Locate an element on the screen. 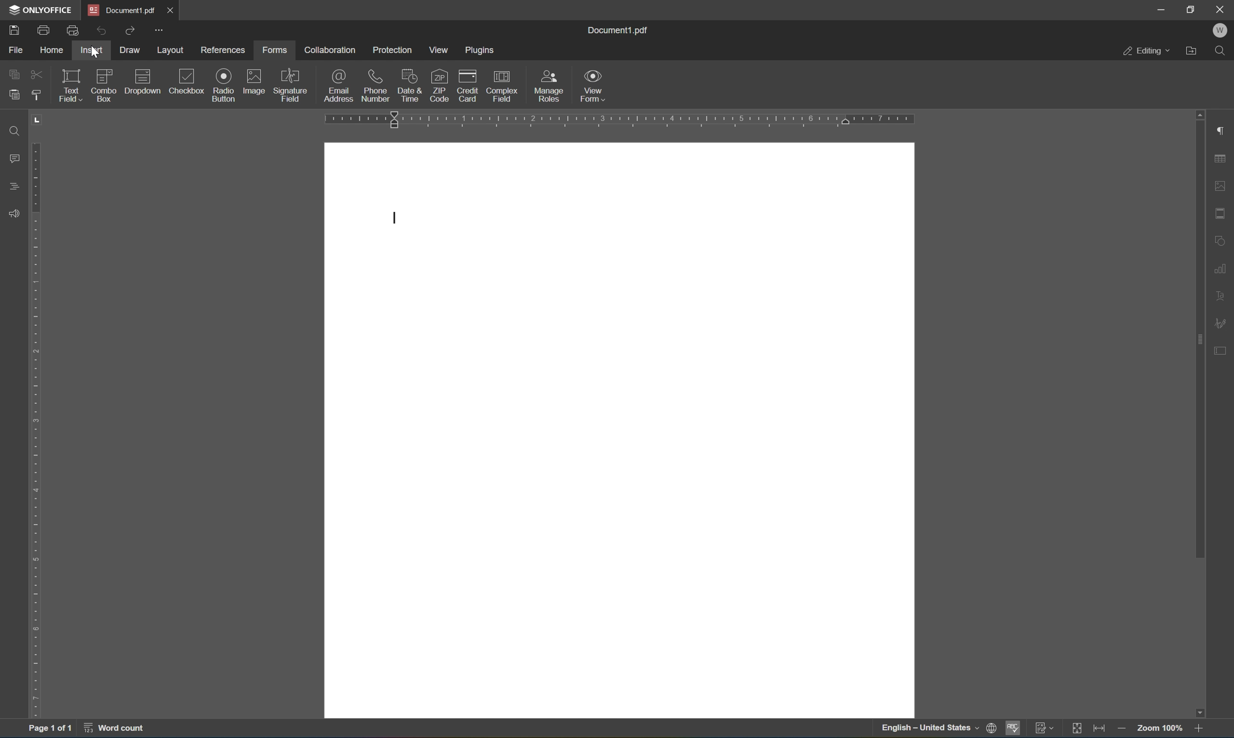  zoom in is located at coordinates (1199, 729).